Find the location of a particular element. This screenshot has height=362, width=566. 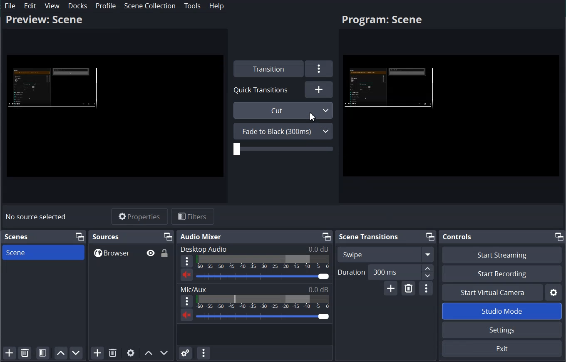

Scene Collection is located at coordinates (150, 5).